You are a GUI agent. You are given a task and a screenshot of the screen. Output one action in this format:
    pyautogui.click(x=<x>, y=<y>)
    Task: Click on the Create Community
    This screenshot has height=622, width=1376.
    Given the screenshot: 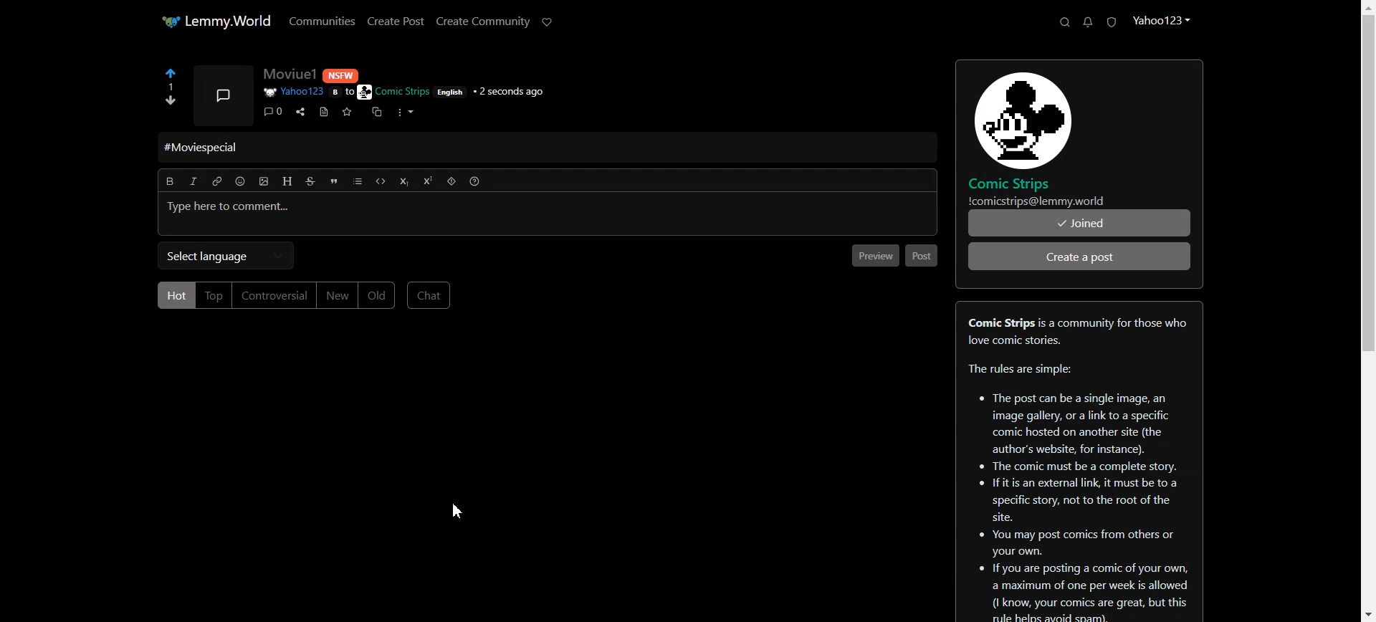 What is the action you would take?
    pyautogui.click(x=483, y=21)
    